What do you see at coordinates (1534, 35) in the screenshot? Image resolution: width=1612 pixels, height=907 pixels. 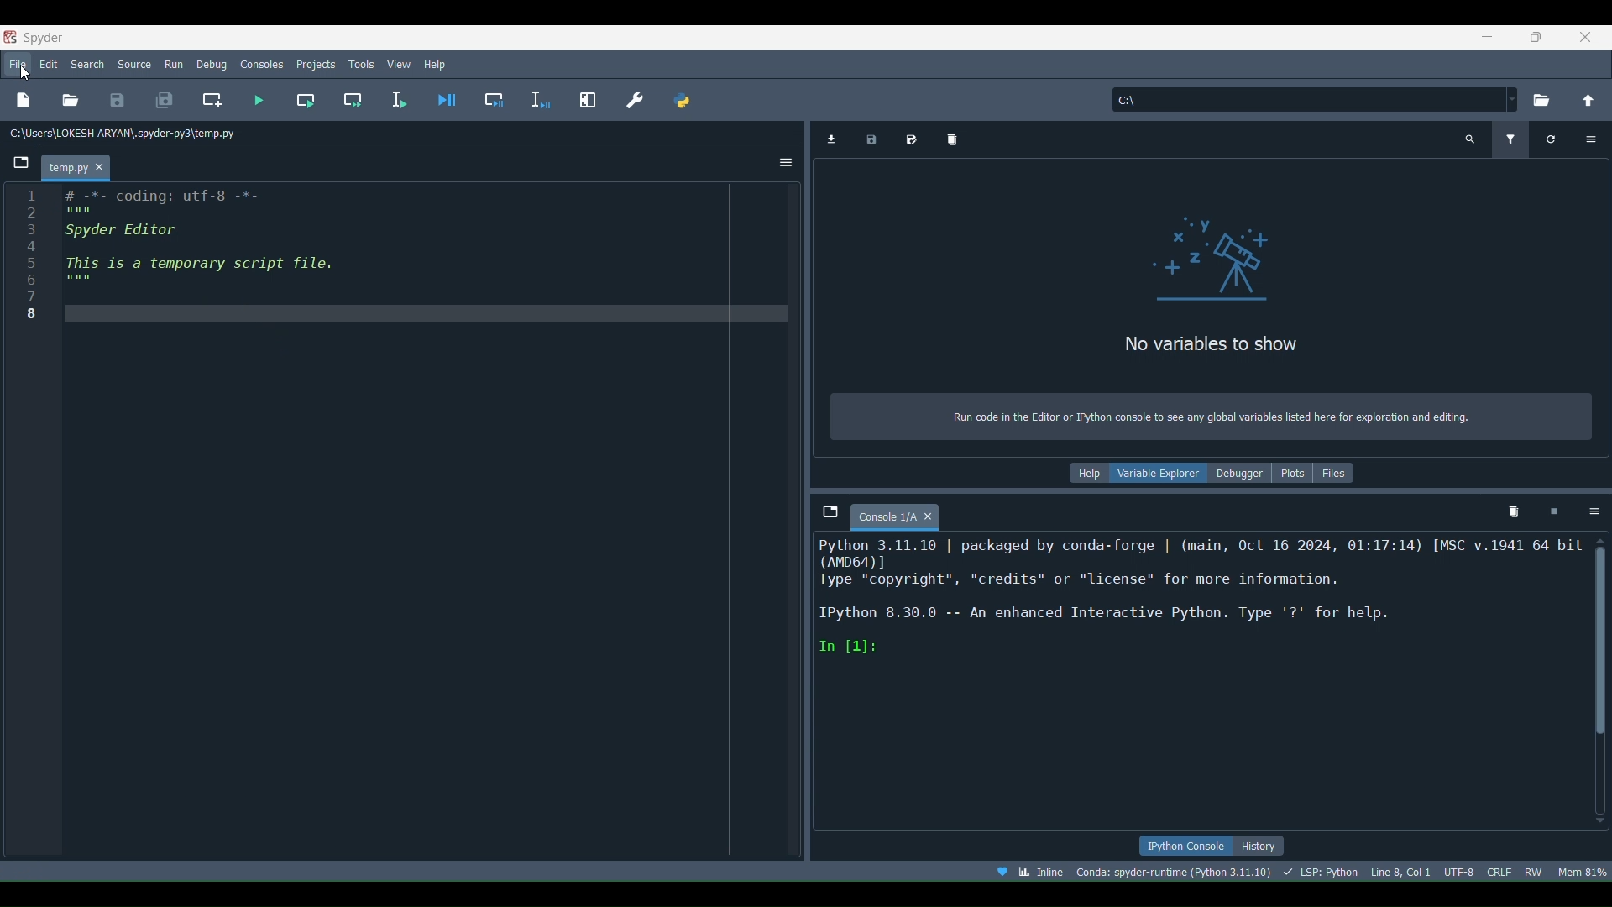 I see `maximize/restore` at bounding box center [1534, 35].